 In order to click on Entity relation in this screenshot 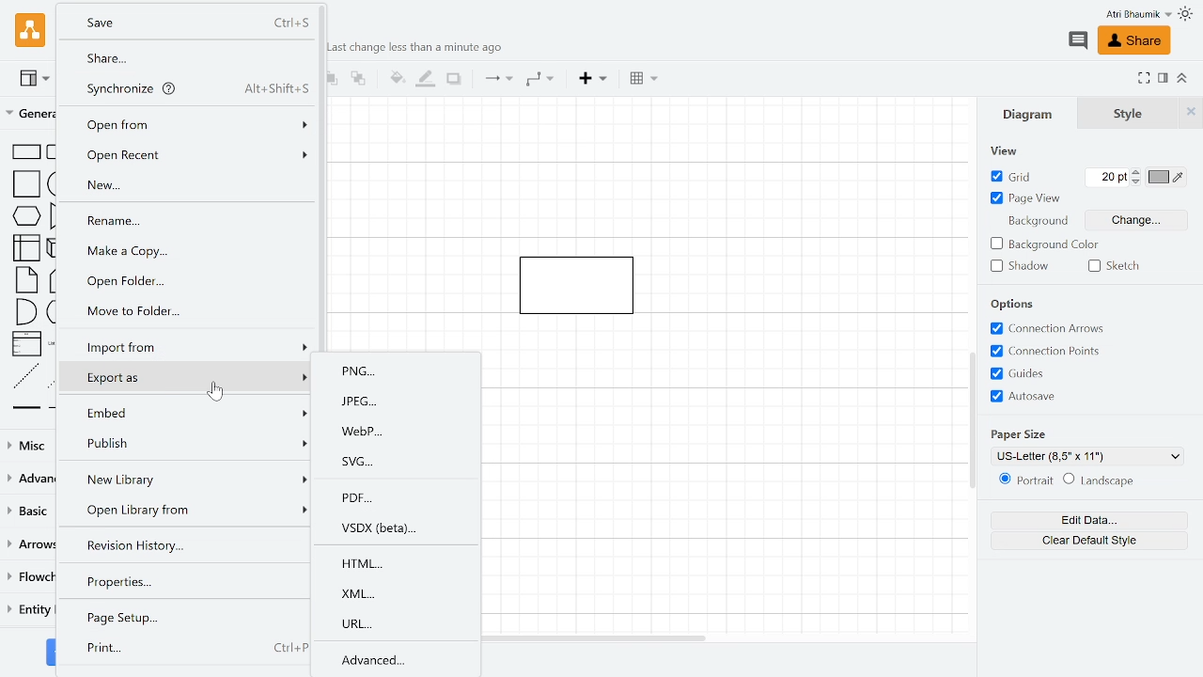, I will do `click(30, 613)`.